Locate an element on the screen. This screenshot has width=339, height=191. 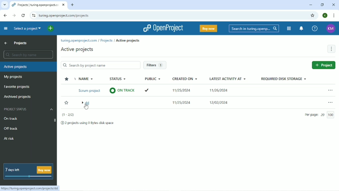
Back is located at coordinates (5, 16).